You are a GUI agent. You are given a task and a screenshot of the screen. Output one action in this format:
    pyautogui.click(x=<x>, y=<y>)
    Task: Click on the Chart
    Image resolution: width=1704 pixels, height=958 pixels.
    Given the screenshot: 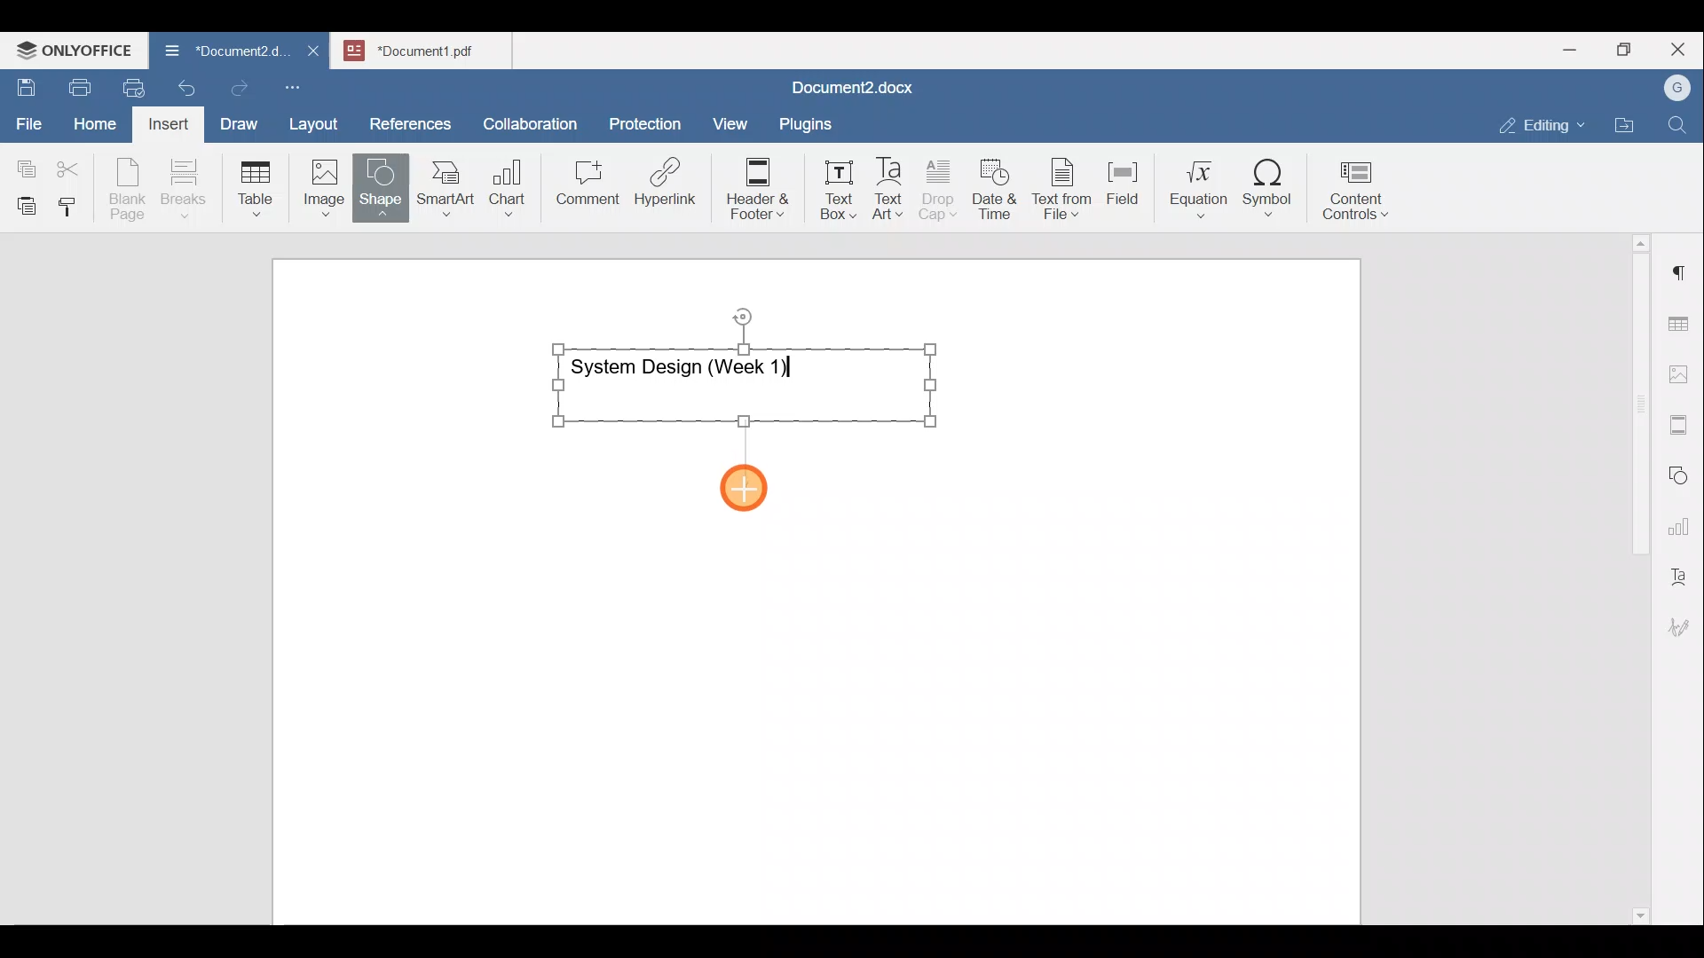 What is the action you would take?
    pyautogui.click(x=504, y=190)
    